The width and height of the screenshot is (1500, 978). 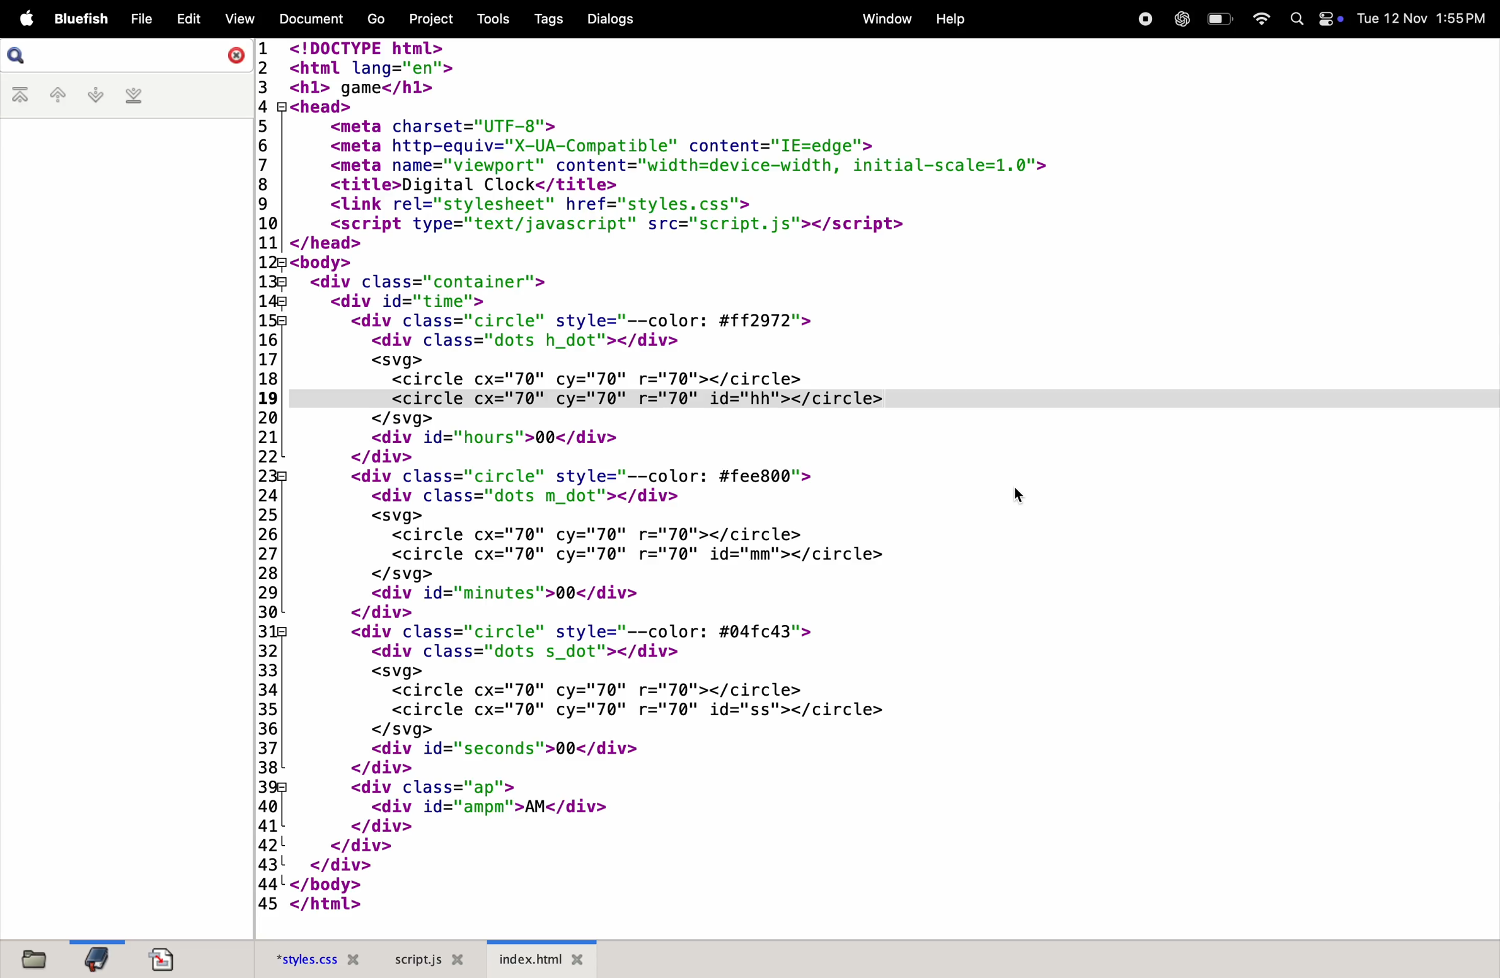 What do you see at coordinates (234, 54) in the screenshot?
I see `close` at bounding box center [234, 54].